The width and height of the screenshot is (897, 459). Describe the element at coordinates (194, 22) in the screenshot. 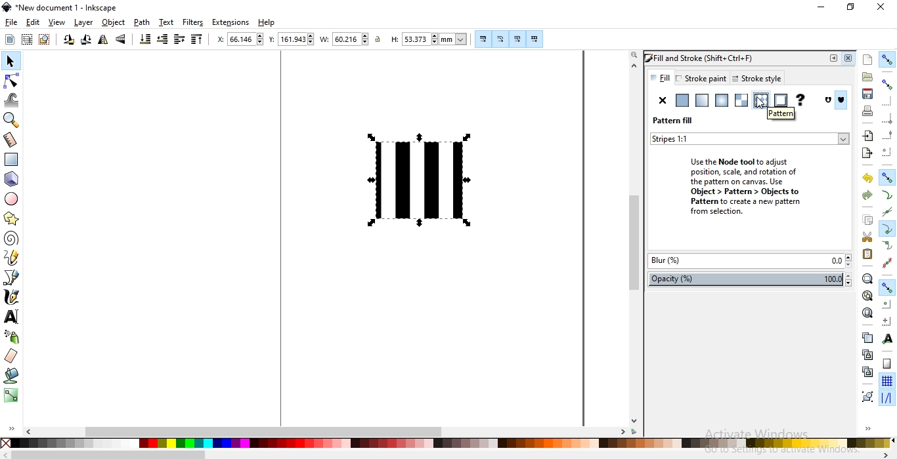

I see `filters` at that location.